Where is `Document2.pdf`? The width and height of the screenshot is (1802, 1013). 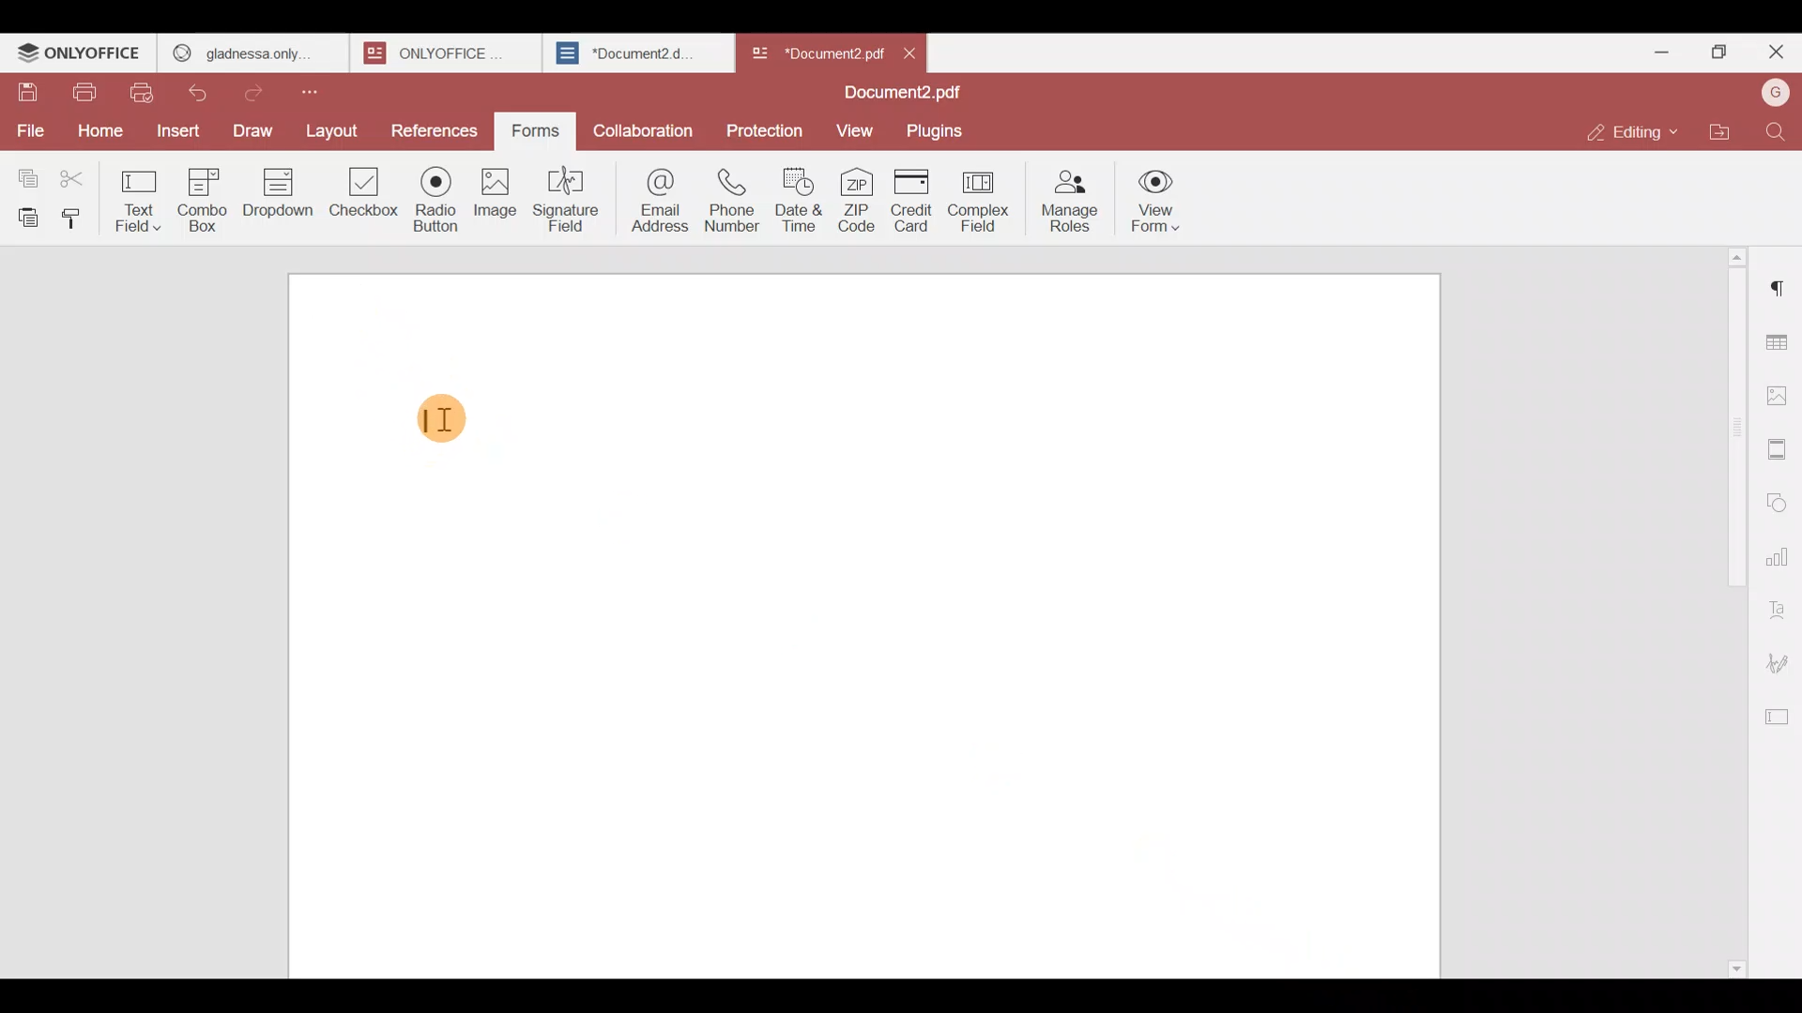 Document2.pdf is located at coordinates (896, 94).